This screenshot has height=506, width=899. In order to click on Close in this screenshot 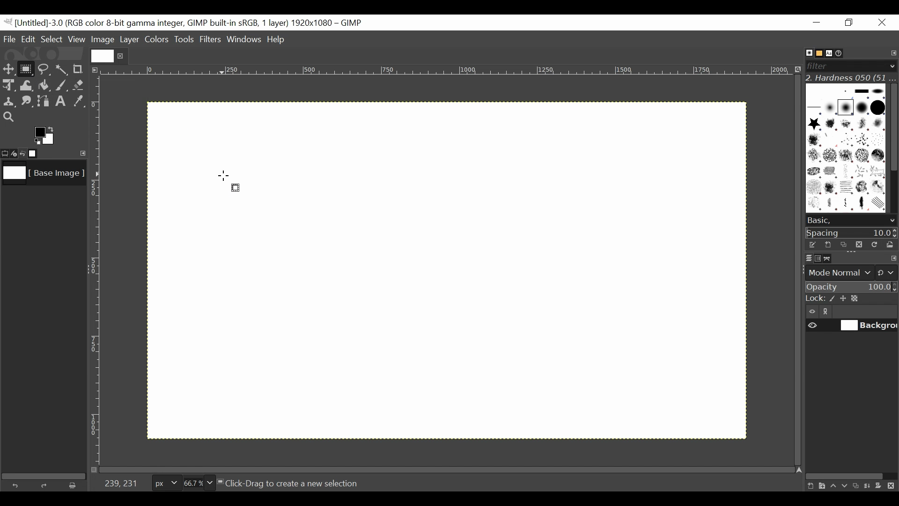, I will do `click(881, 23)`.